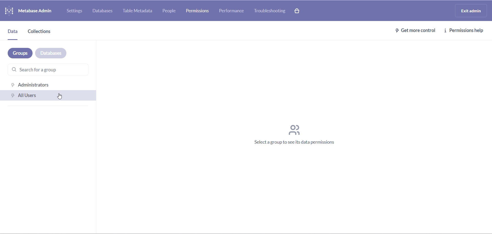 This screenshot has height=234, width=492. Describe the element at coordinates (50, 95) in the screenshot. I see `all users` at that location.